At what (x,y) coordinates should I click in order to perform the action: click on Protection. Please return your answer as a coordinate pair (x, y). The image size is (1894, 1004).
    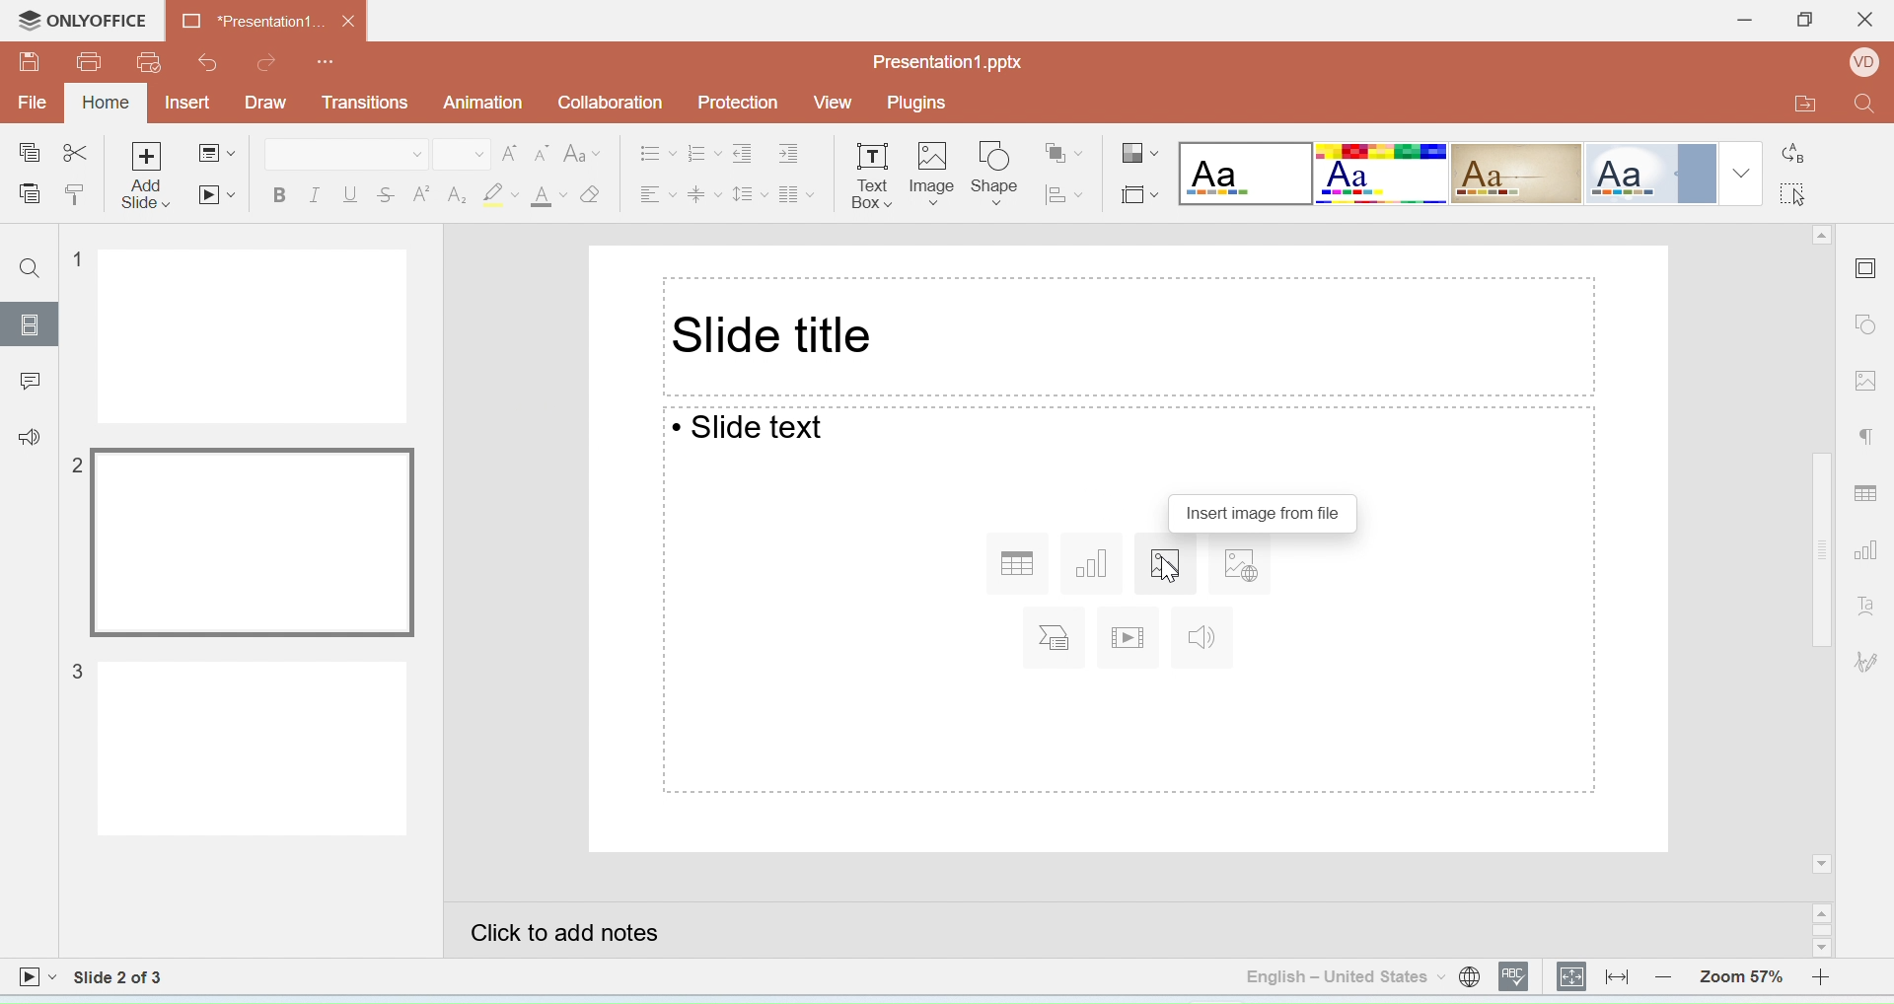
    Looking at the image, I should click on (744, 104).